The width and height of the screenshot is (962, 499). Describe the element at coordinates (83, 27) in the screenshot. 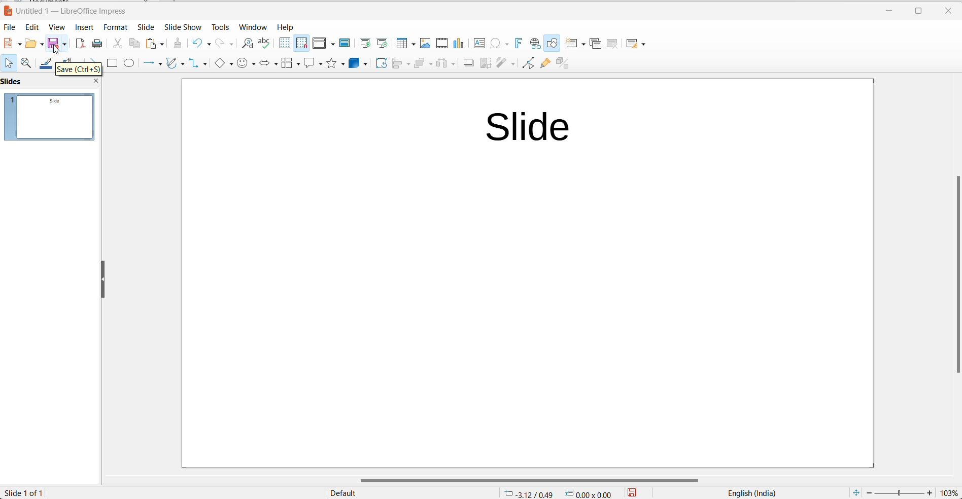

I see `insert` at that location.